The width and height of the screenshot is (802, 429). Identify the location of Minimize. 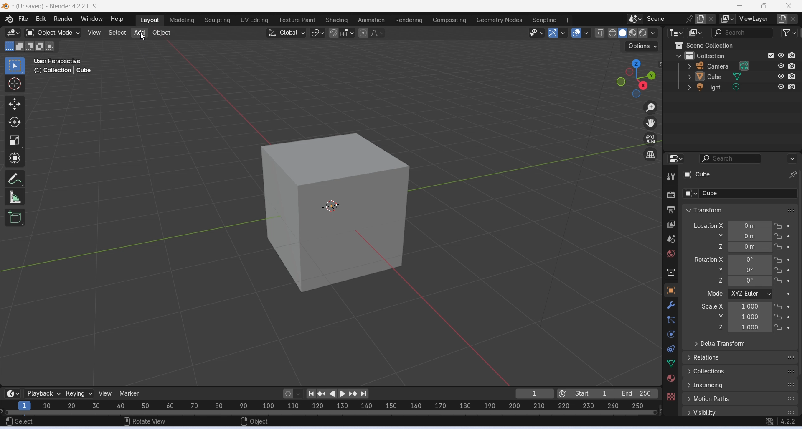
(740, 6).